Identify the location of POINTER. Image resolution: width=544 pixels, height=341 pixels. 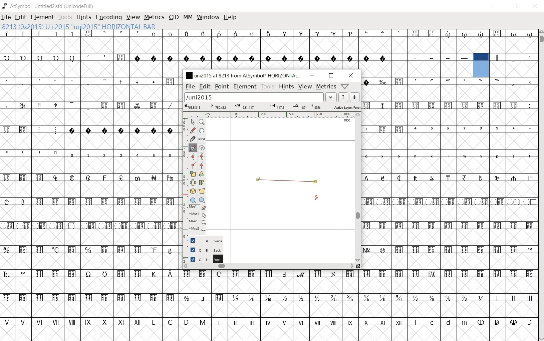
(193, 122).